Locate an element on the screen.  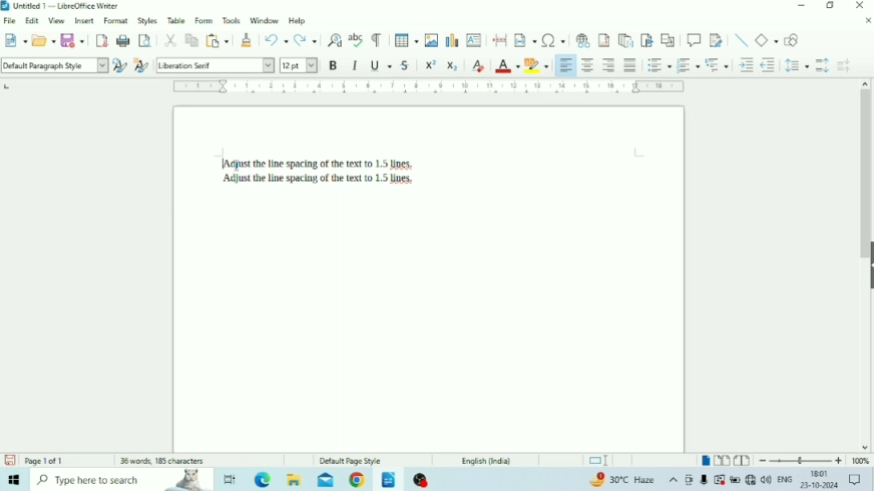
Default Page Style is located at coordinates (351, 460).